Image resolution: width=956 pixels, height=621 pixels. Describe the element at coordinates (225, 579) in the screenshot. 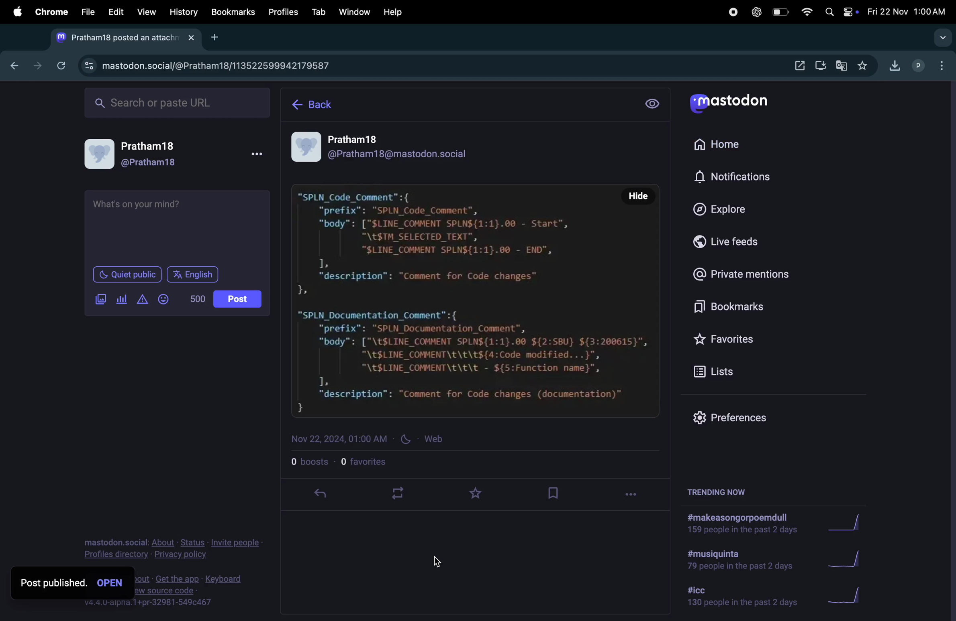

I see `keyboard` at that location.